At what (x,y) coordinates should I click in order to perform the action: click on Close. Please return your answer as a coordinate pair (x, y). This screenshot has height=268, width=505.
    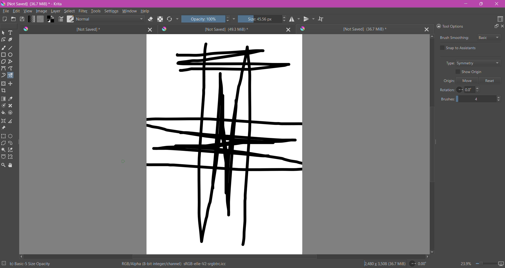
    Looking at the image, I should click on (496, 4).